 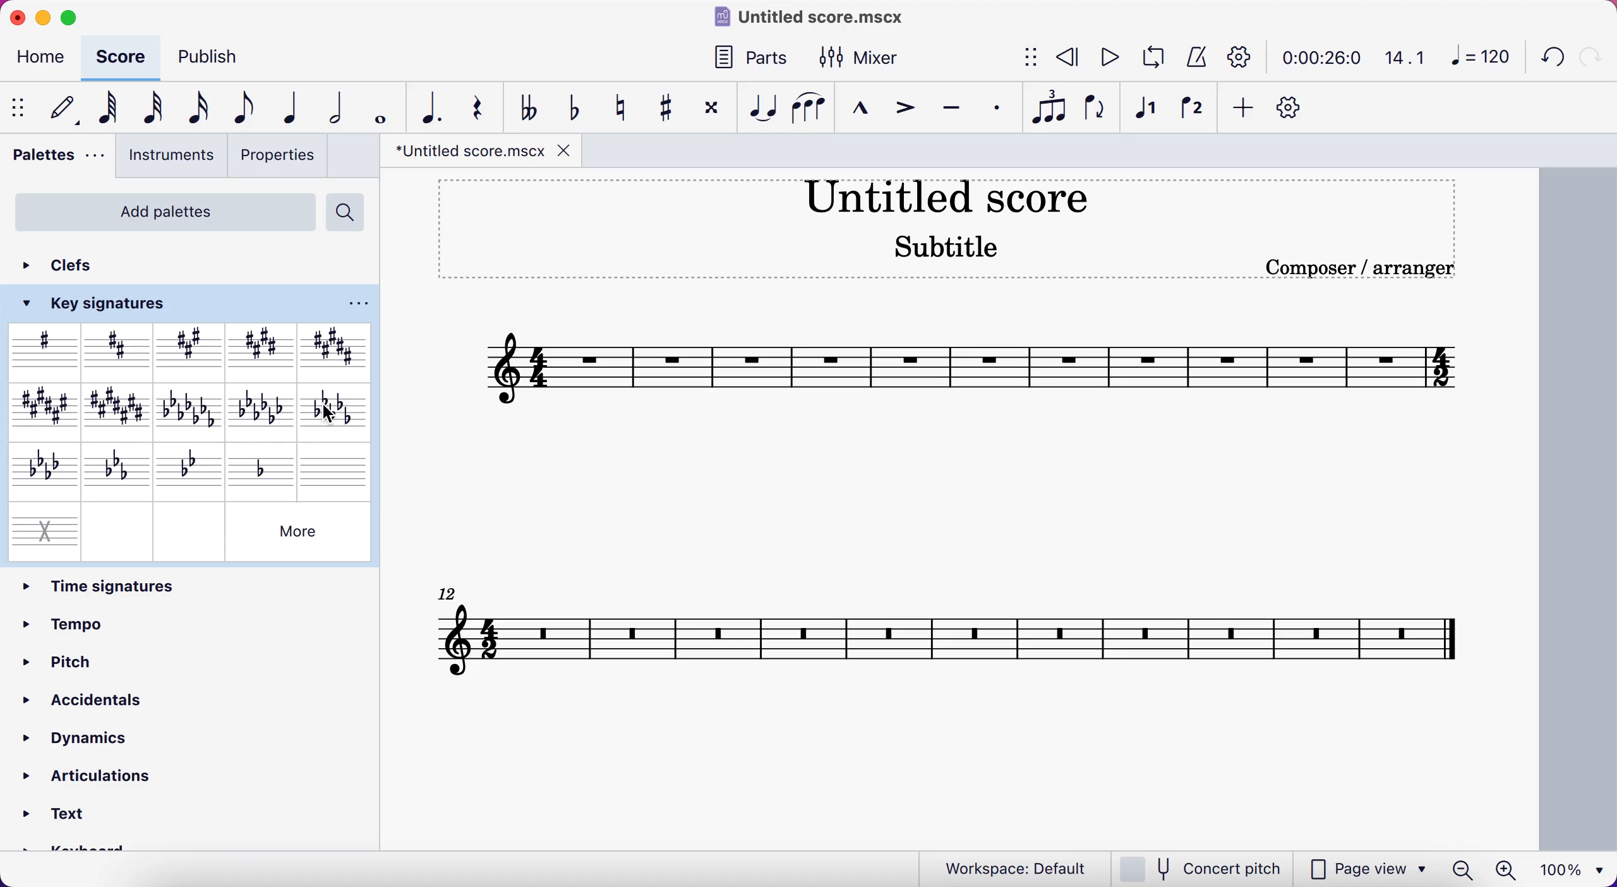 I want to click on tenuto, so click(x=955, y=114).